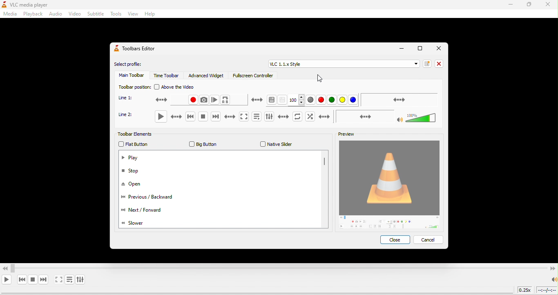 Image resolution: width=558 pixels, height=295 pixels. What do you see at coordinates (274, 144) in the screenshot?
I see `native slider` at bounding box center [274, 144].